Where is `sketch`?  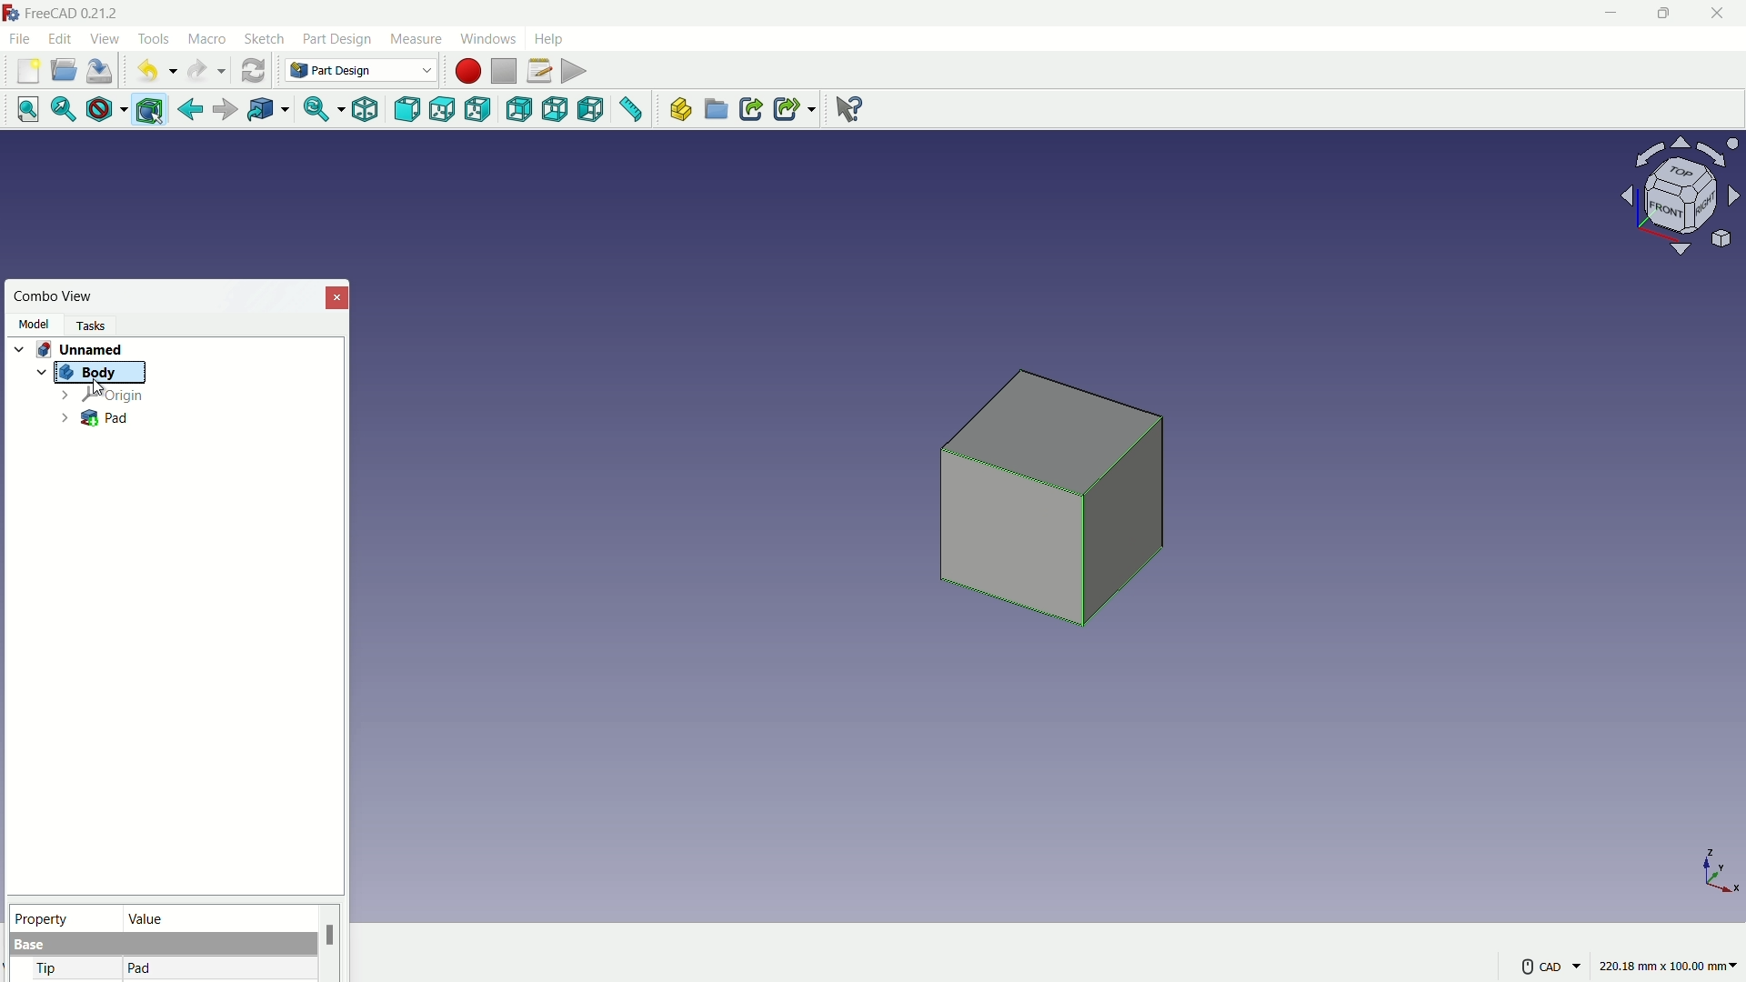
sketch is located at coordinates (265, 40).